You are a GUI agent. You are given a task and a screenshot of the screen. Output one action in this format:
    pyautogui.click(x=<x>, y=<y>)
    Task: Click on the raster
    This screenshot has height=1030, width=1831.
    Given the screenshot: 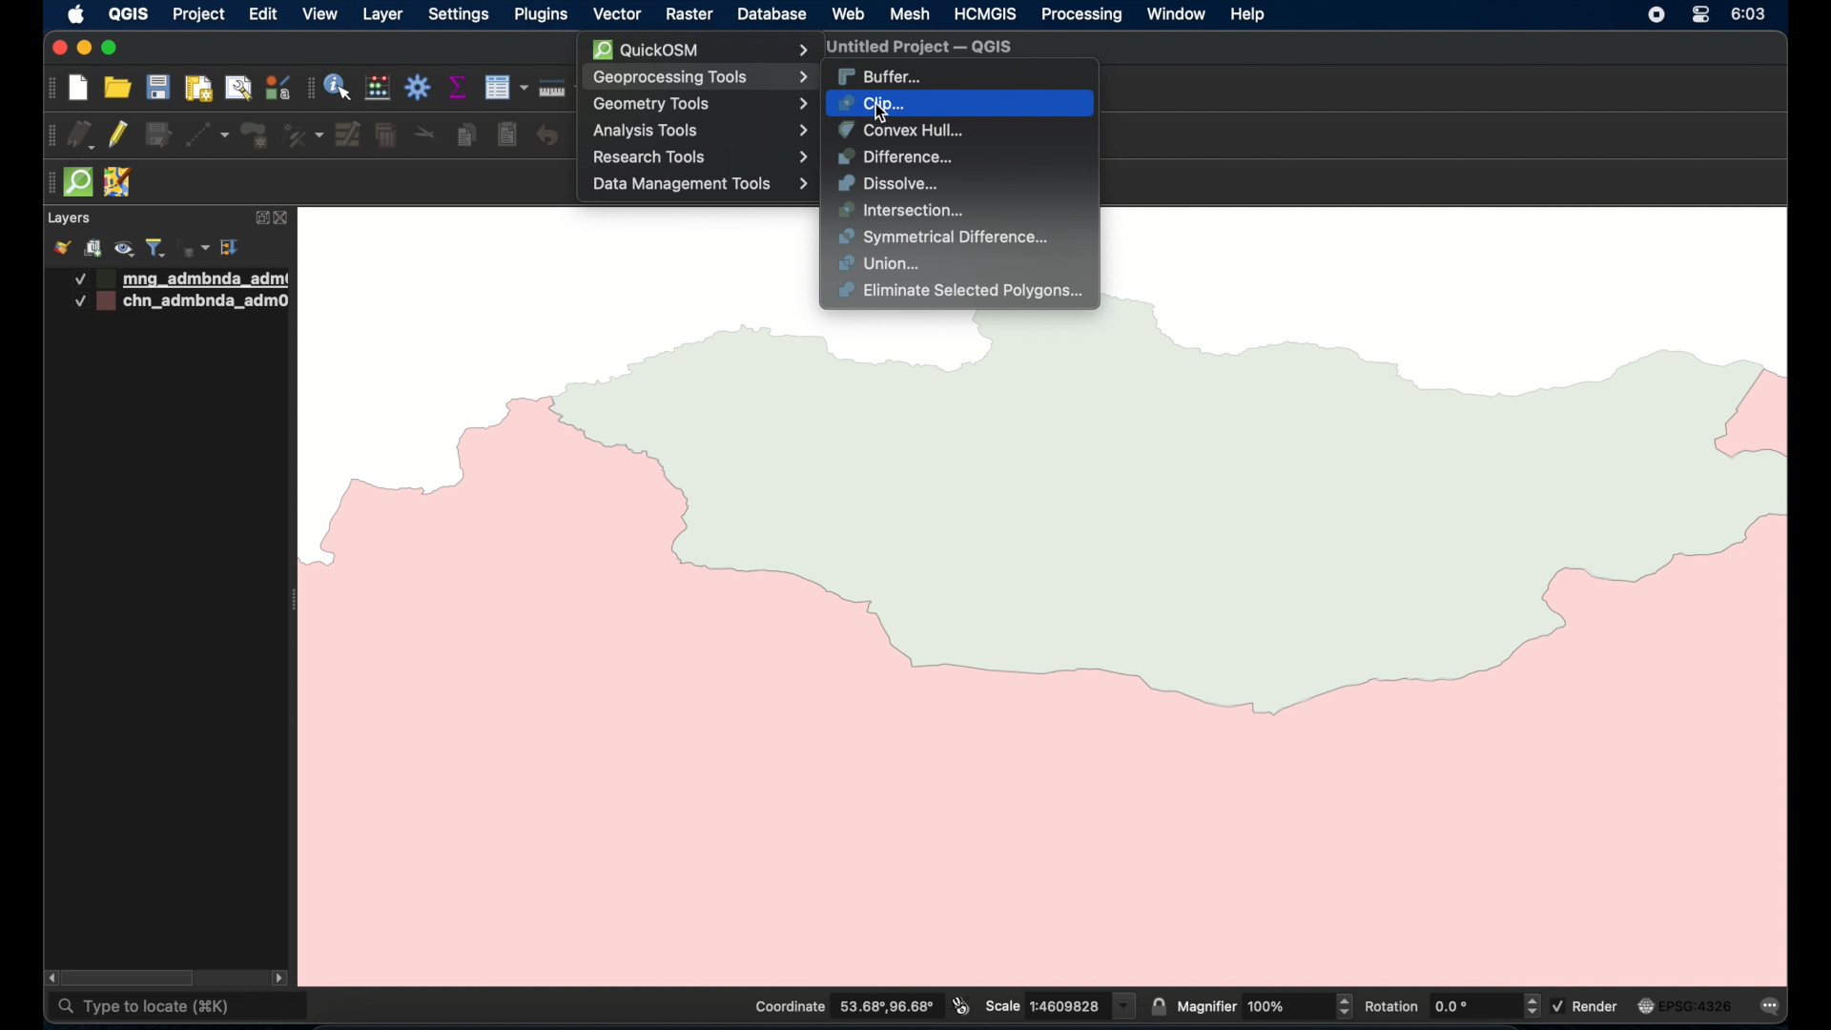 What is the action you would take?
    pyautogui.click(x=688, y=15)
    